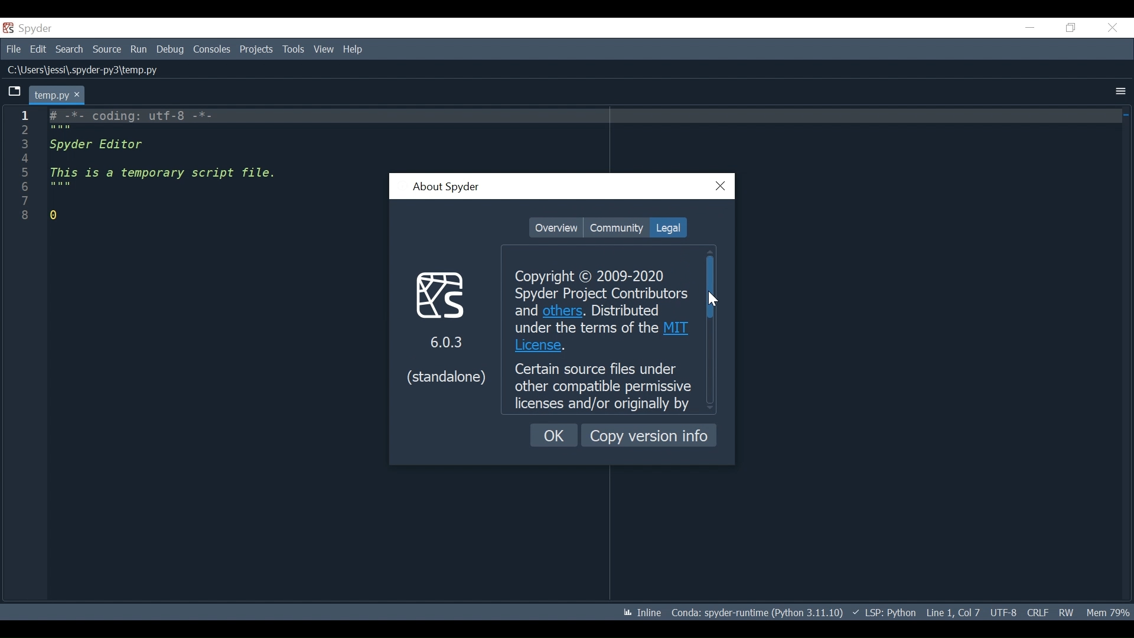  I want to click on Help, so click(354, 50).